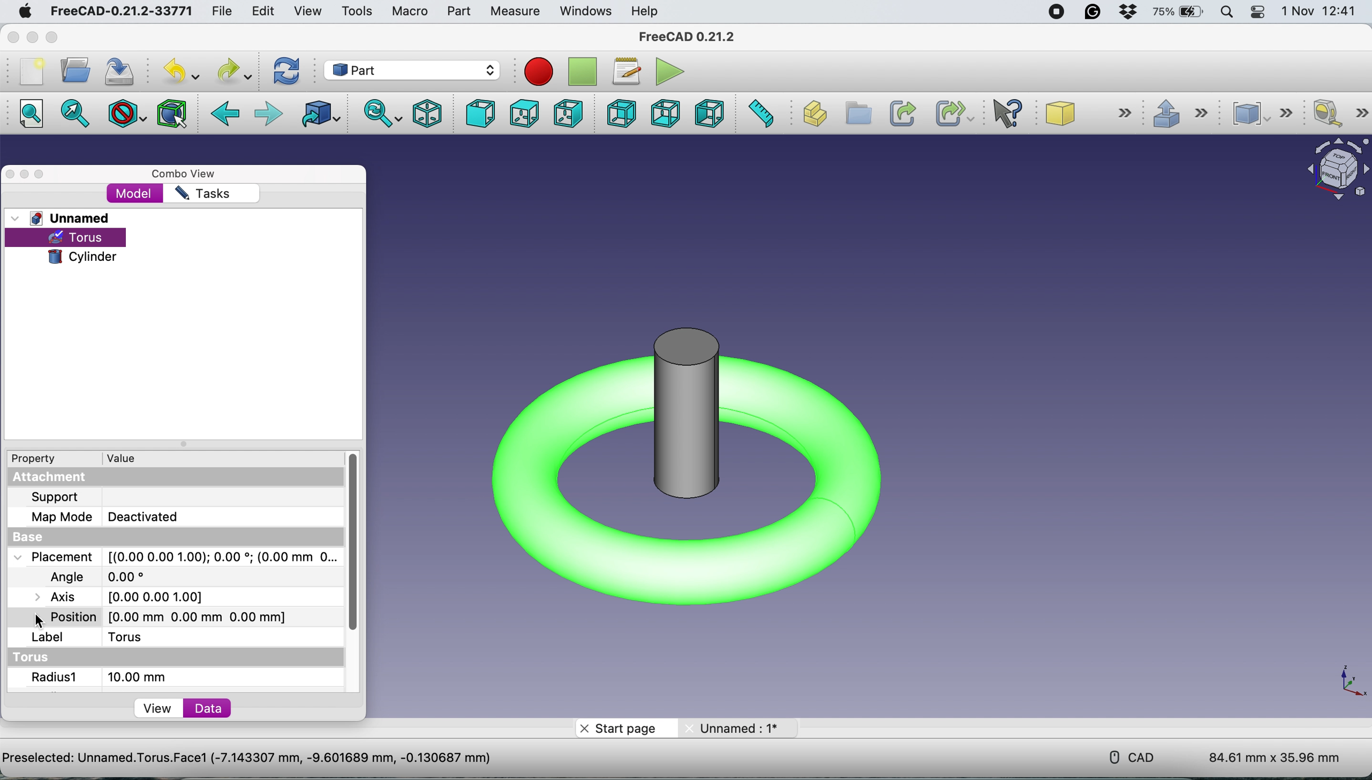  What do you see at coordinates (1187, 117) in the screenshot?
I see `extrude` at bounding box center [1187, 117].